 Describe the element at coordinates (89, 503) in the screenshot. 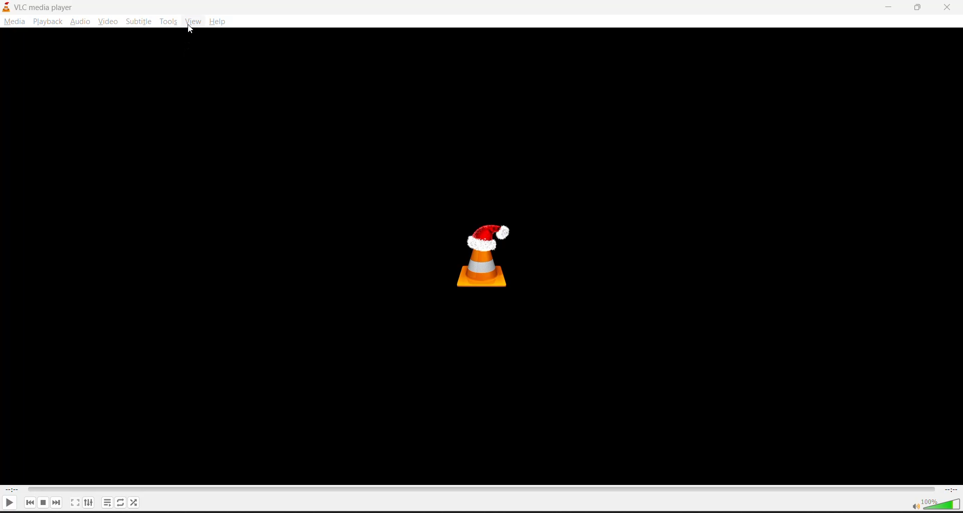

I see `settings` at that location.